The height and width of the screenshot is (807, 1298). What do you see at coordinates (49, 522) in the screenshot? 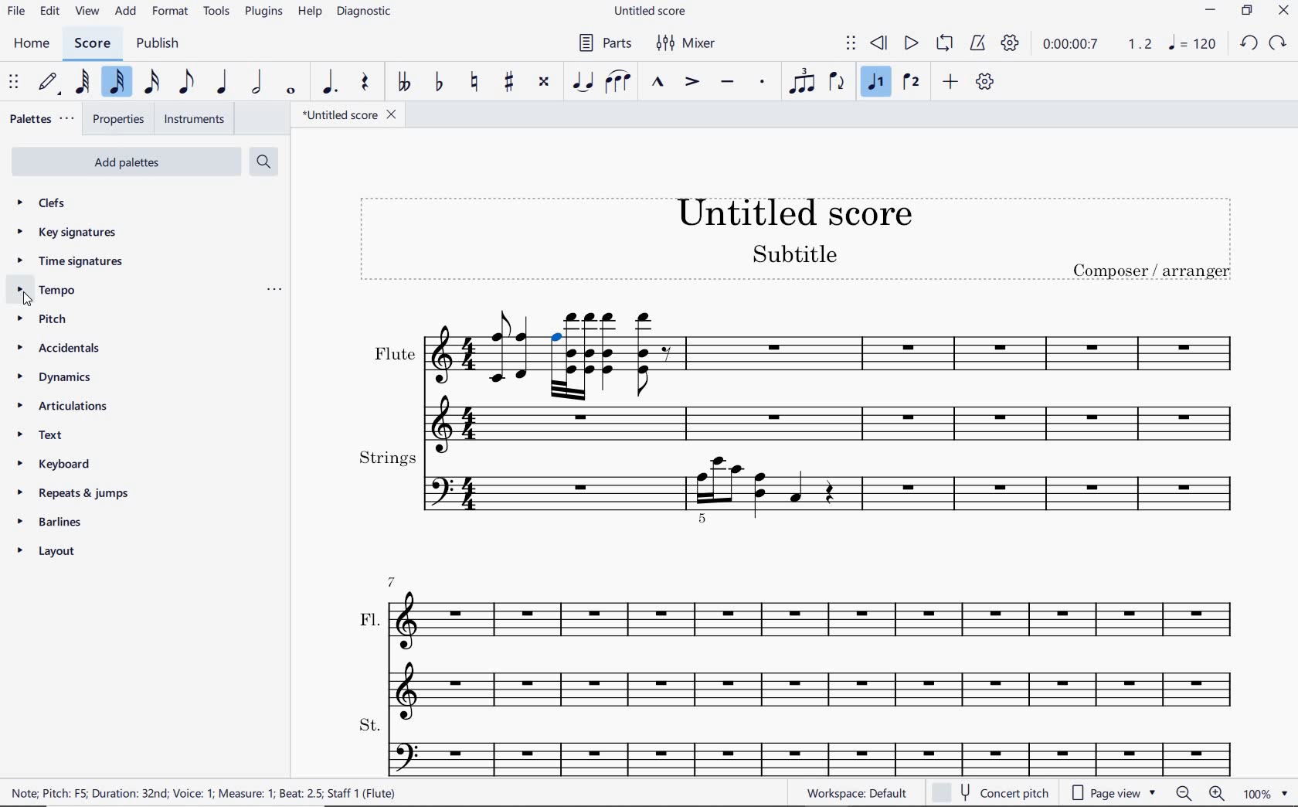
I see `barlines` at bounding box center [49, 522].